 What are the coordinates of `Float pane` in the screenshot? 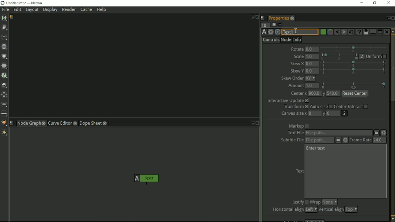 It's located at (251, 123).